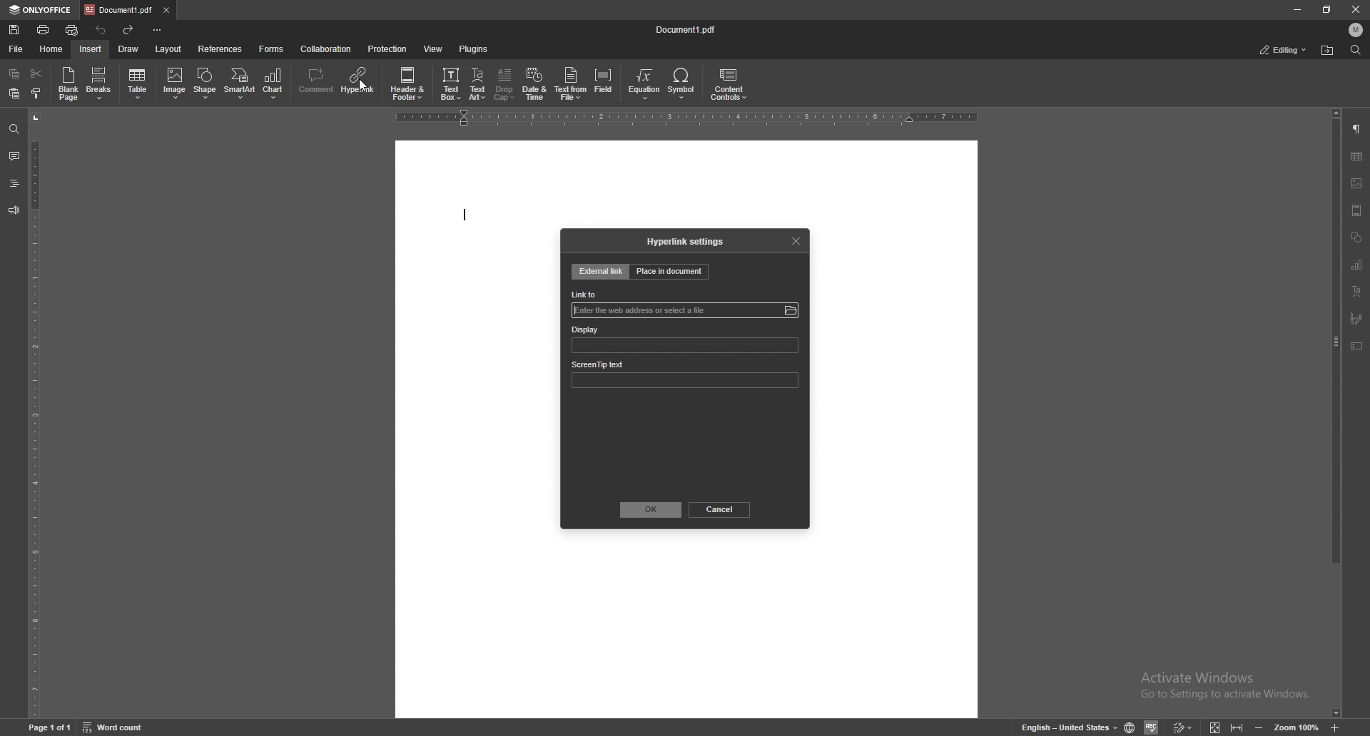  What do you see at coordinates (1357, 183) in the screenshot?
I see `image` at bounding box center [1357, 183].